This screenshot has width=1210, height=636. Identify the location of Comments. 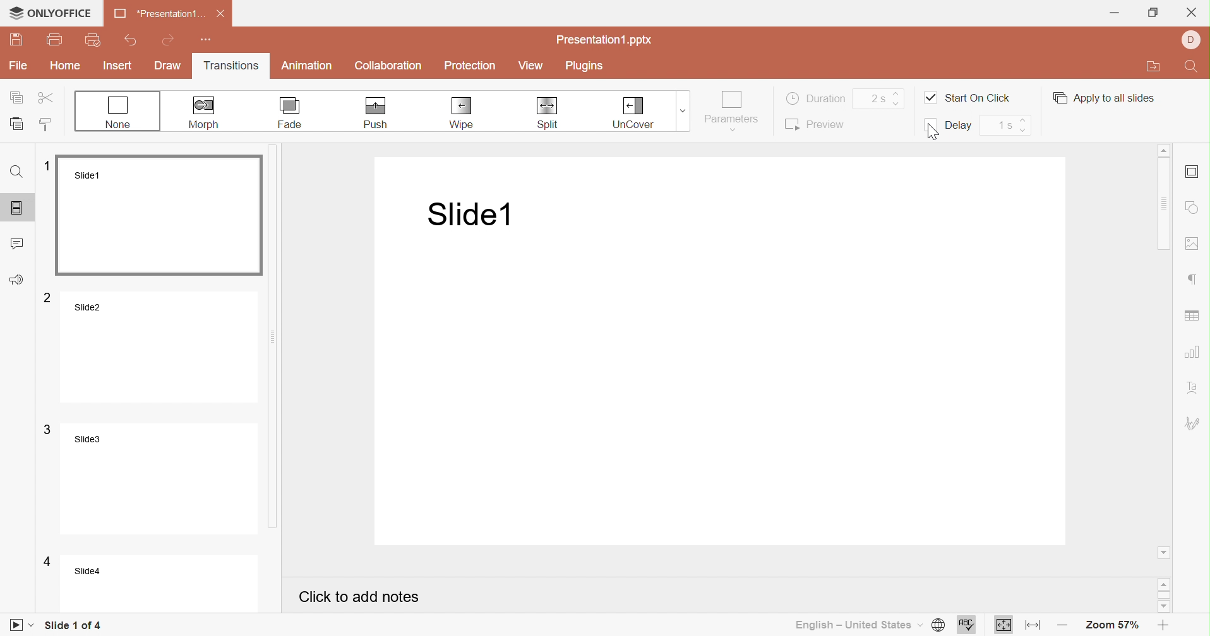
(16, 243).